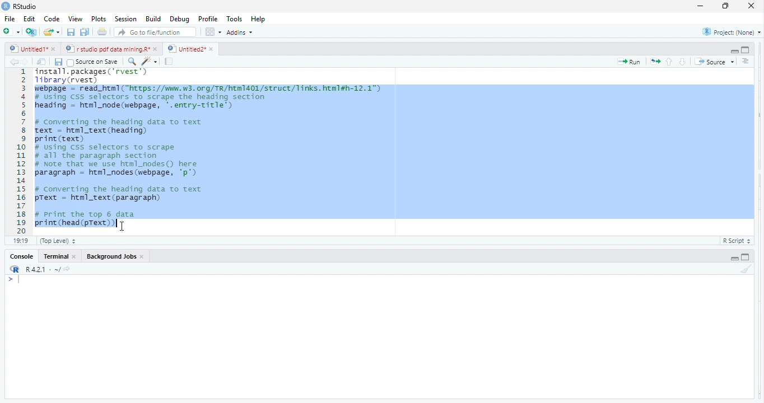 This screenshot has width=764, height=403. I want to click on go to previous section/chunk, so click(670, 62).